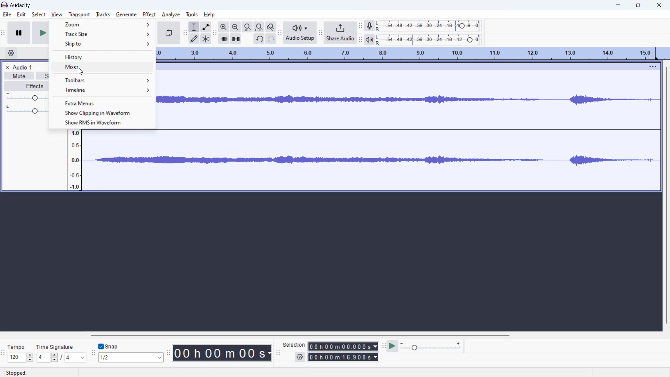 This screenshot has width=670, height=377. What do you see at coordinates (259, 39) in the screenshot?
I see `undo` at bounding box center [259, 39].